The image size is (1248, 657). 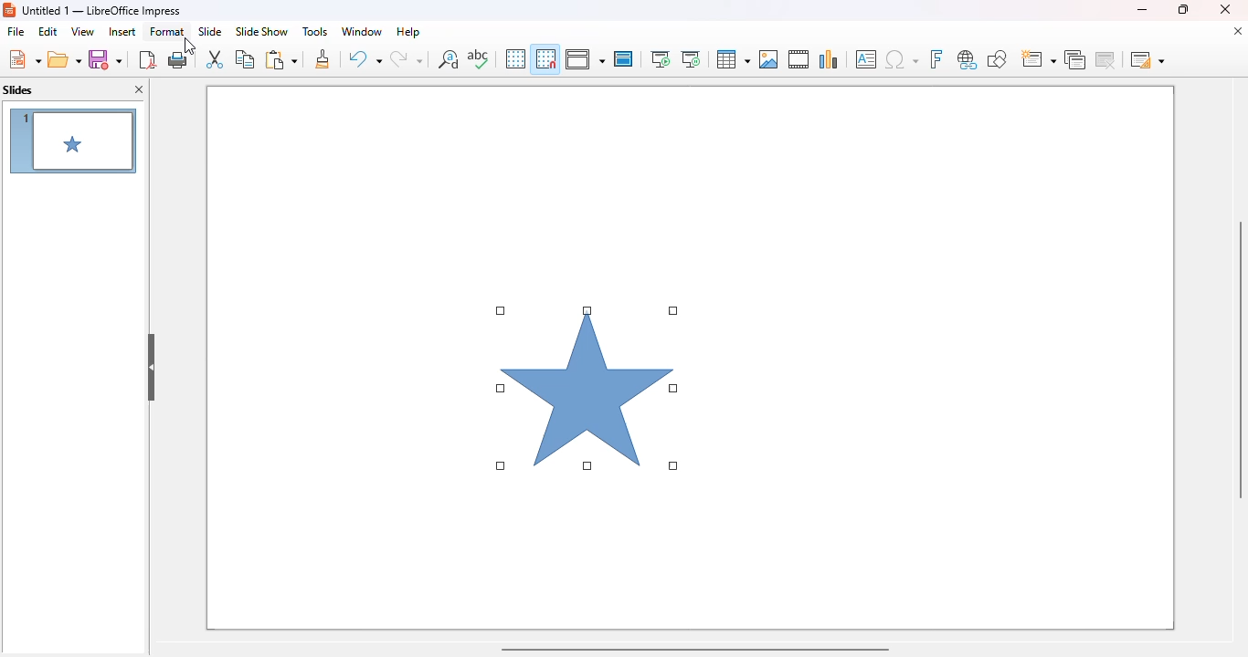 I want to click on help, so click(x=408, y=31).